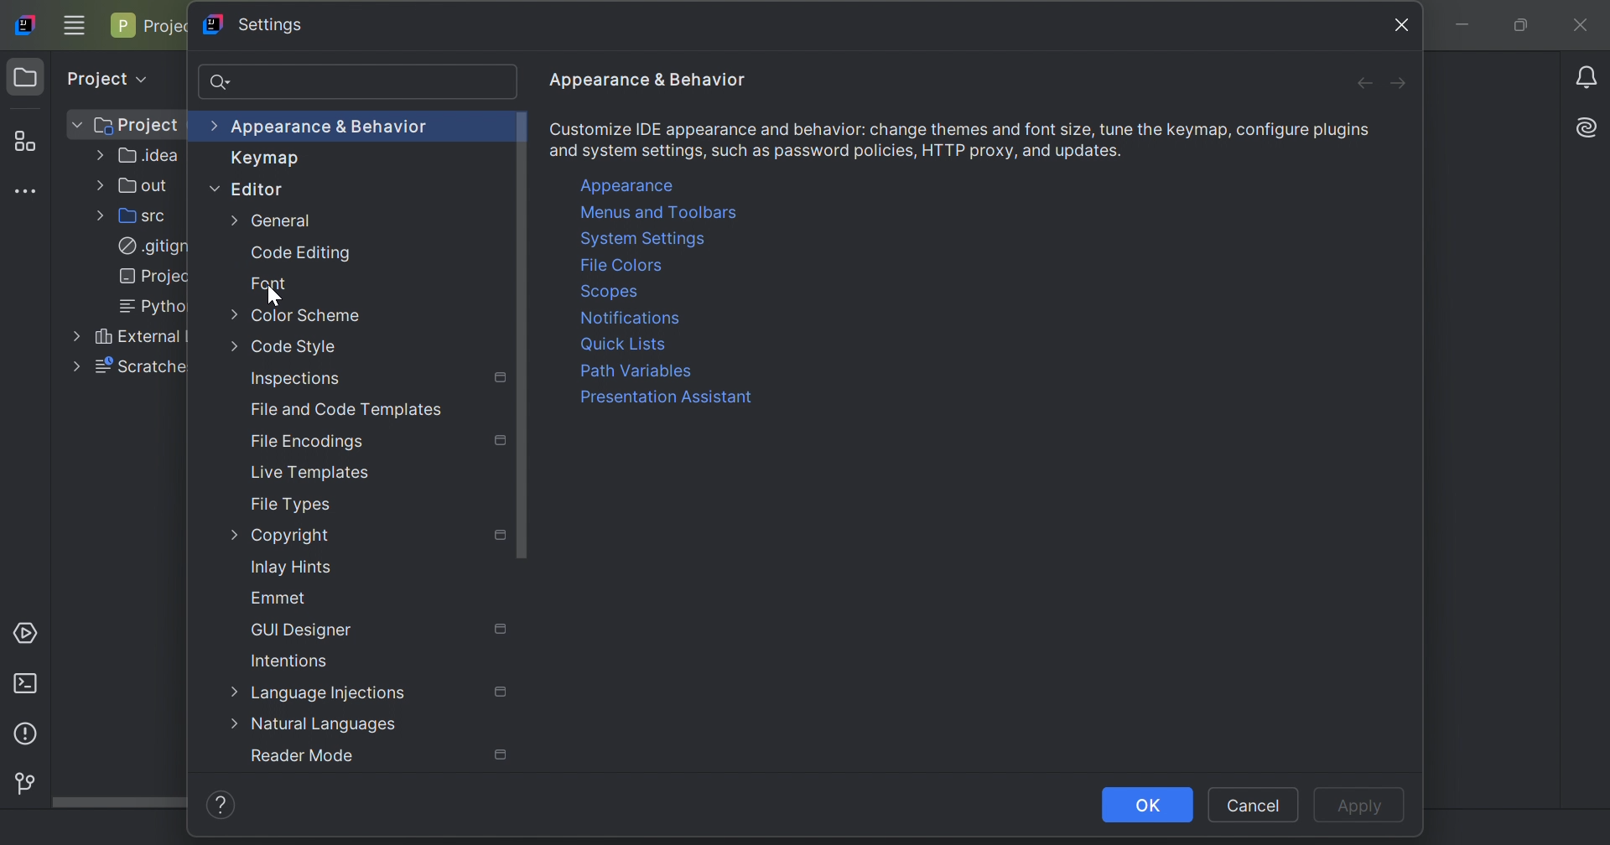 This screenshot has width=1610, height=845. What do you see at coordinates (29, 683) in the screenshot?
I see `Terminal` at bounding box center [29, 683].